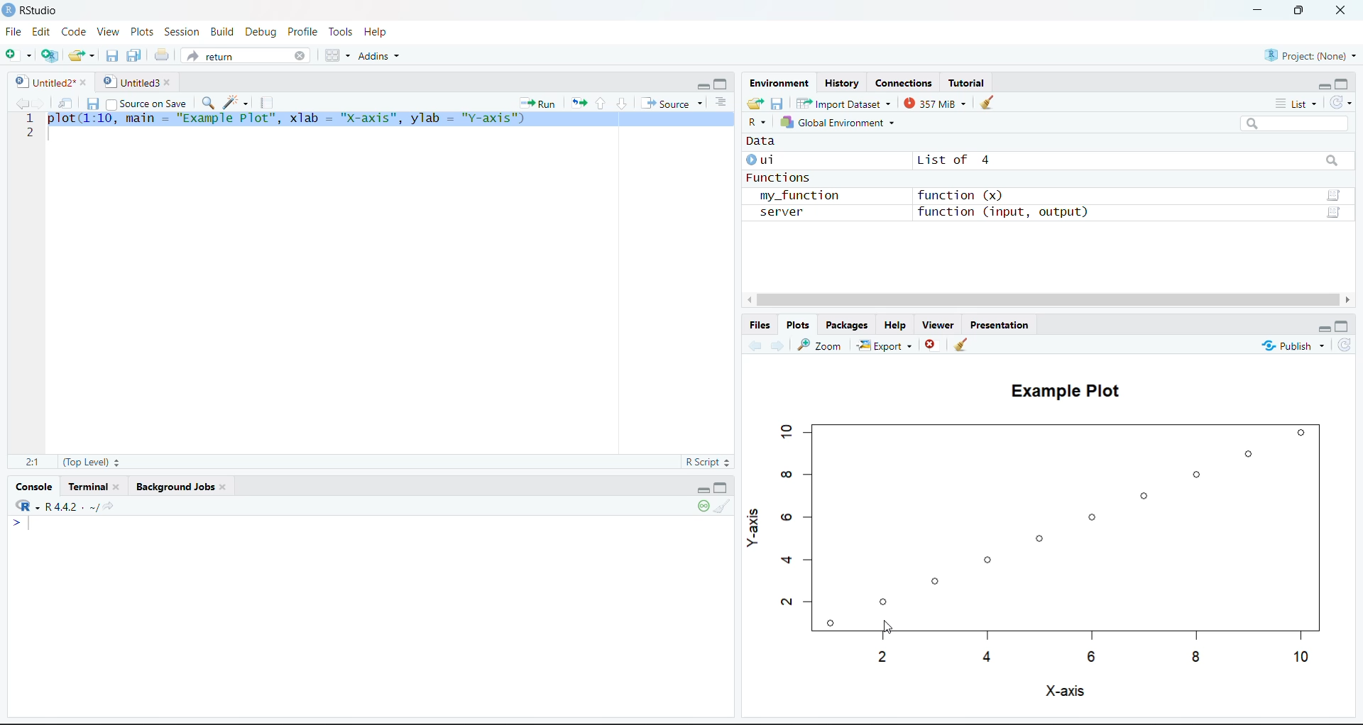  What do you see at coordinates (821, 344) in the screenshot?
I see `Zoom` at bounding box center [821, 344].